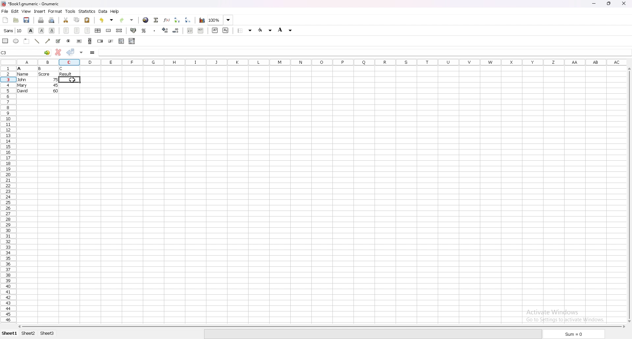 The width and height of the screenshot is (632, 339). Describe the element at coordinates (5, 41) in the screenshot. I see `rectangle` at that location.